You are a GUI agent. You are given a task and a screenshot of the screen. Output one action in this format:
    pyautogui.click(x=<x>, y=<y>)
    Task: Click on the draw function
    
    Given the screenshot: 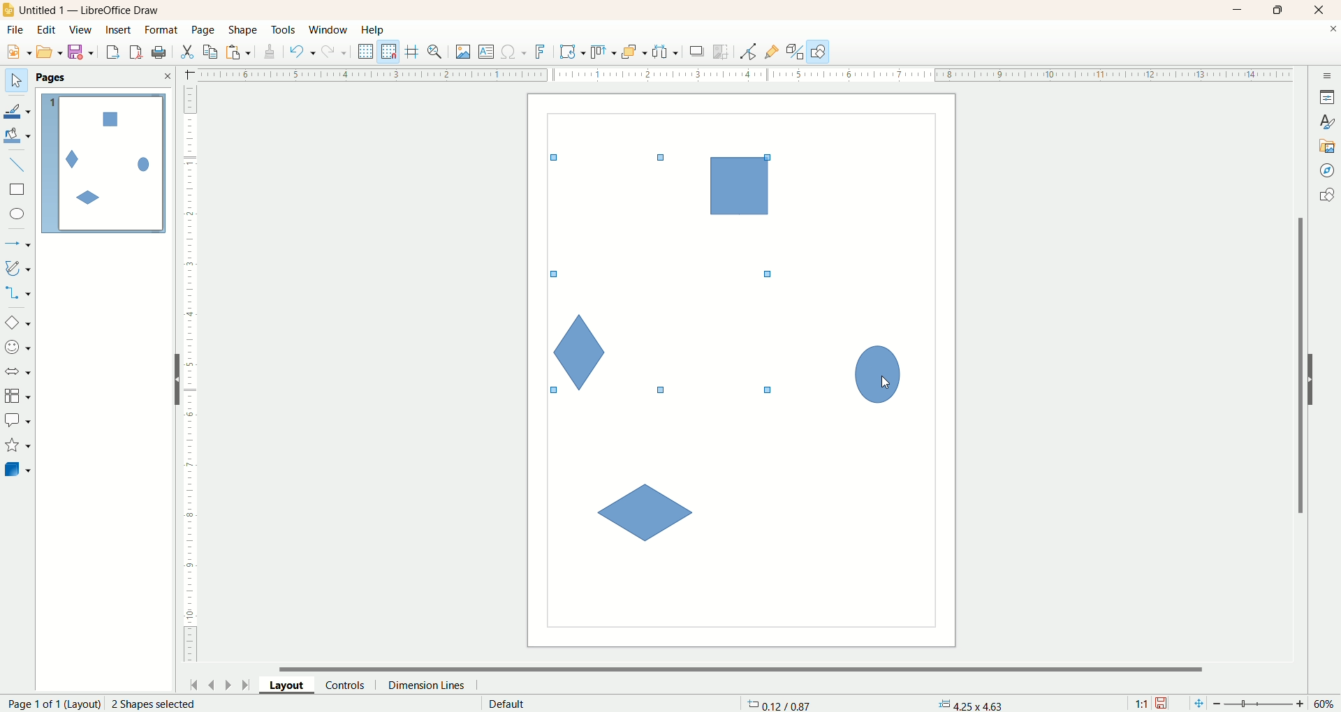 What is the action you would take?
    pyautogui.click(x=819, y=51)
    